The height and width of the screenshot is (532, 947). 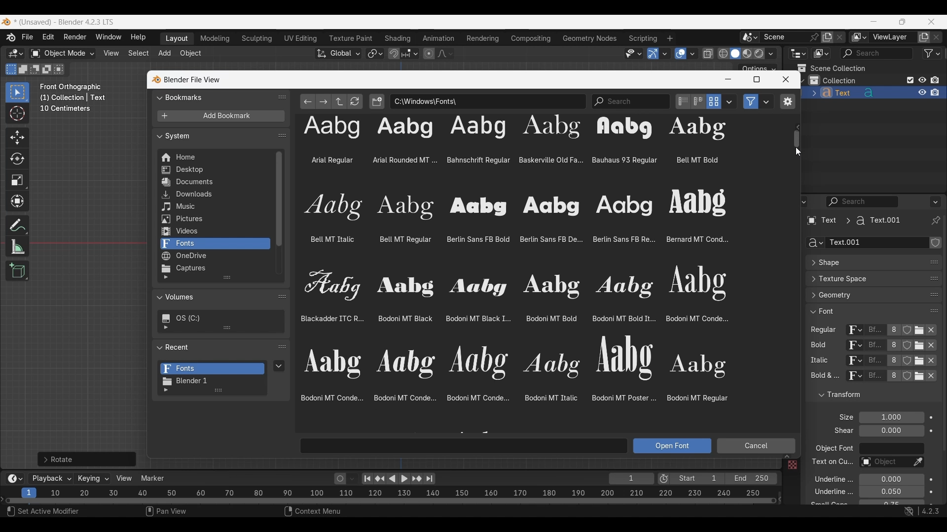 What do you see at coordinates (355, 101) in the screenshot?
I see `Refresh file list` at bounding box center [355, 101].